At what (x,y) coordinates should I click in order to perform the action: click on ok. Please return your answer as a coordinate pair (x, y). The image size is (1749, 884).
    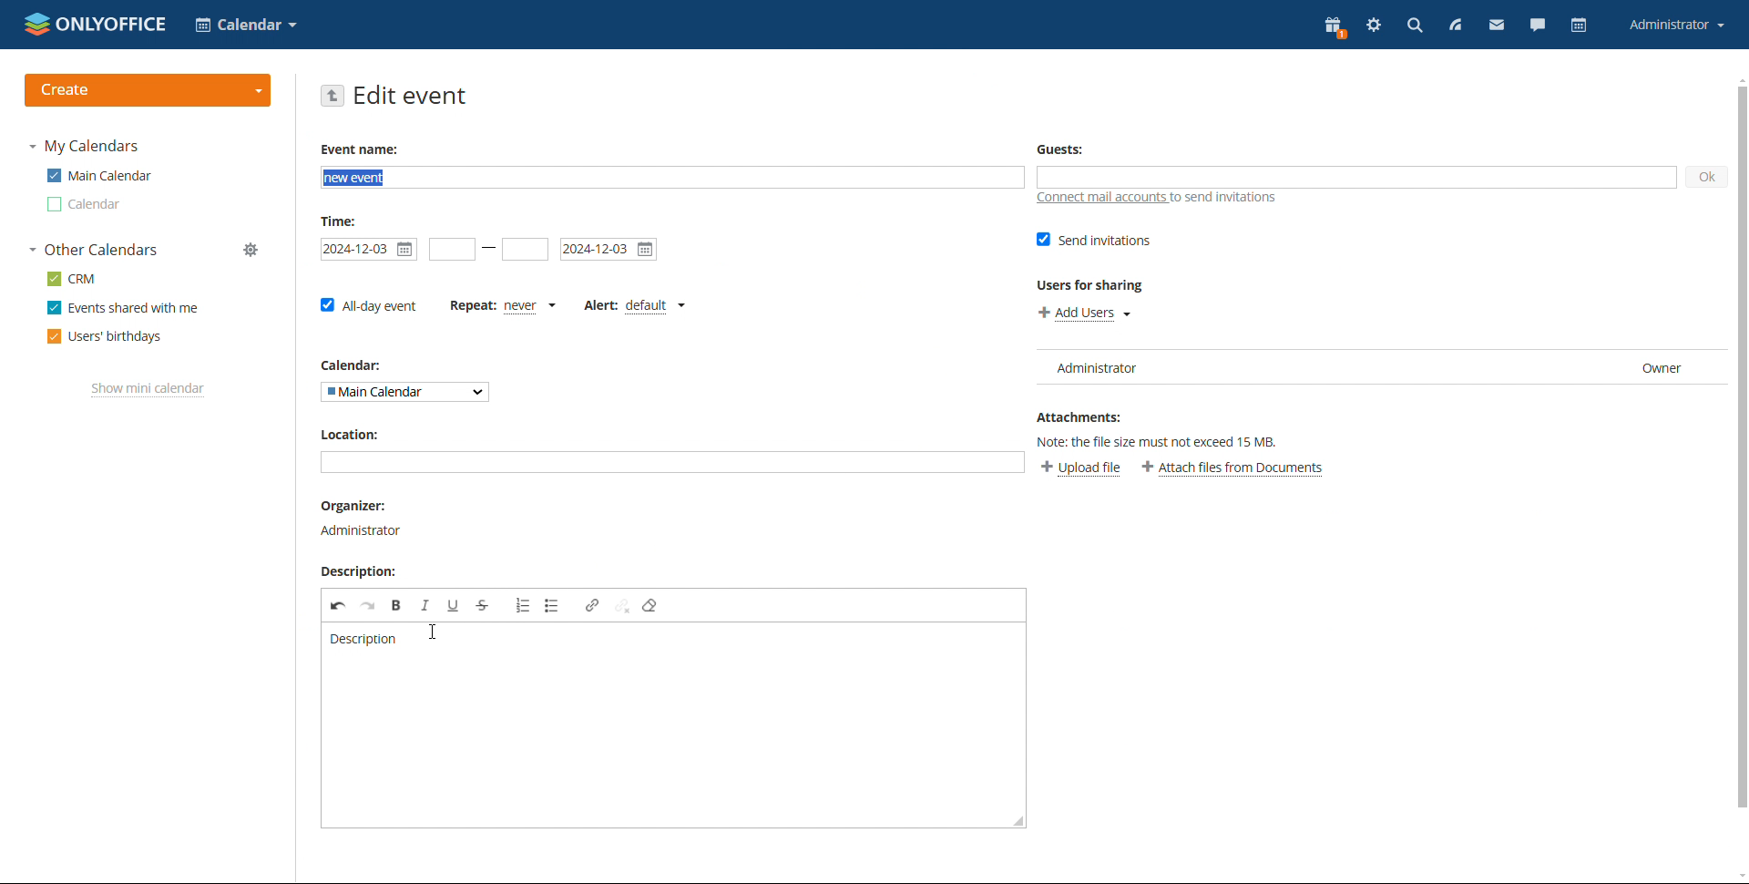
    Looking at the image, I should click on (1706, 178).